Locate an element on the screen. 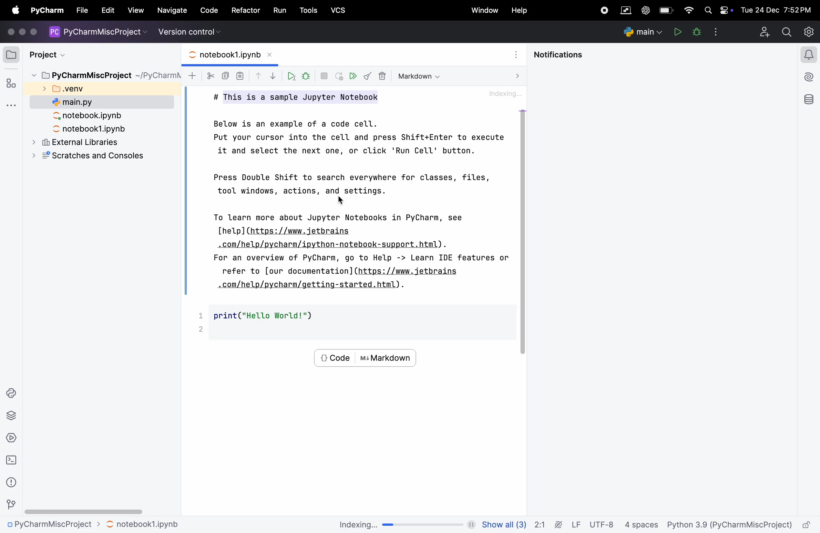 The width and height of the screenshot is (820, 533). 4 spaces is located at coordinates (640, 523).